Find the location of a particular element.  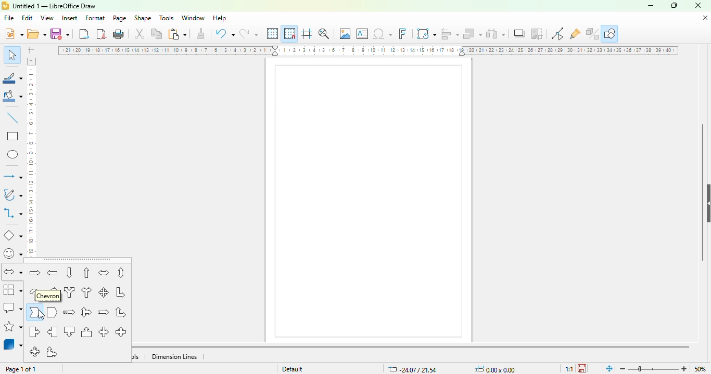

file is located at coordinates (9, 18).